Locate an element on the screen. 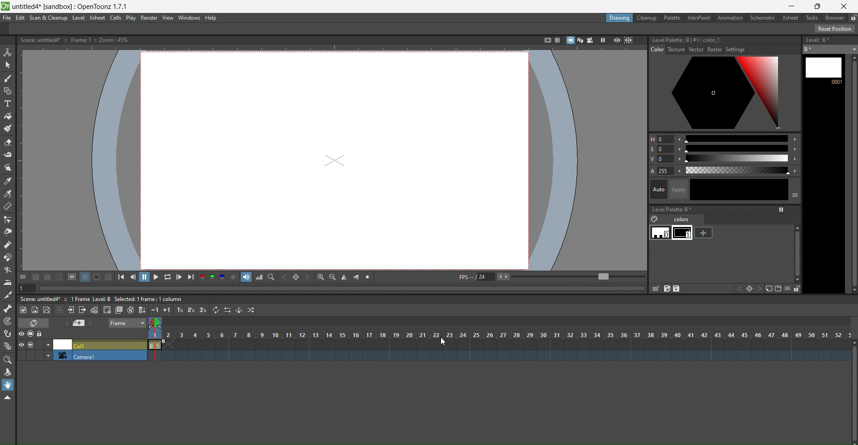 Image resolution: width=858 pixels, height=445 pixels. selection tool  is located at coordinates (8, 65).